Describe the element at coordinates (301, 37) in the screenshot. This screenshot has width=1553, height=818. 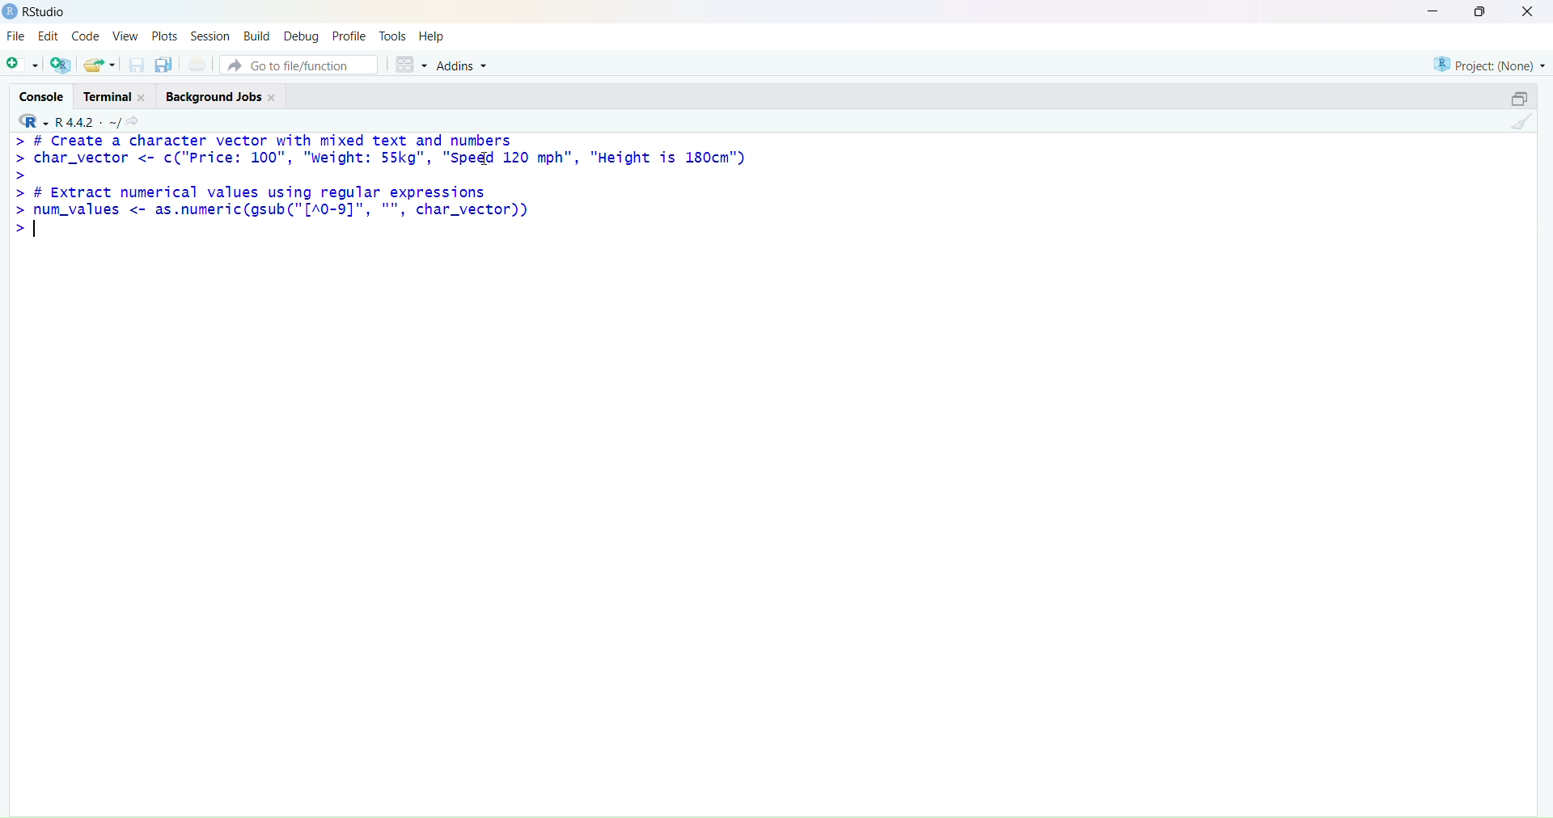
I see `debug` at that location.